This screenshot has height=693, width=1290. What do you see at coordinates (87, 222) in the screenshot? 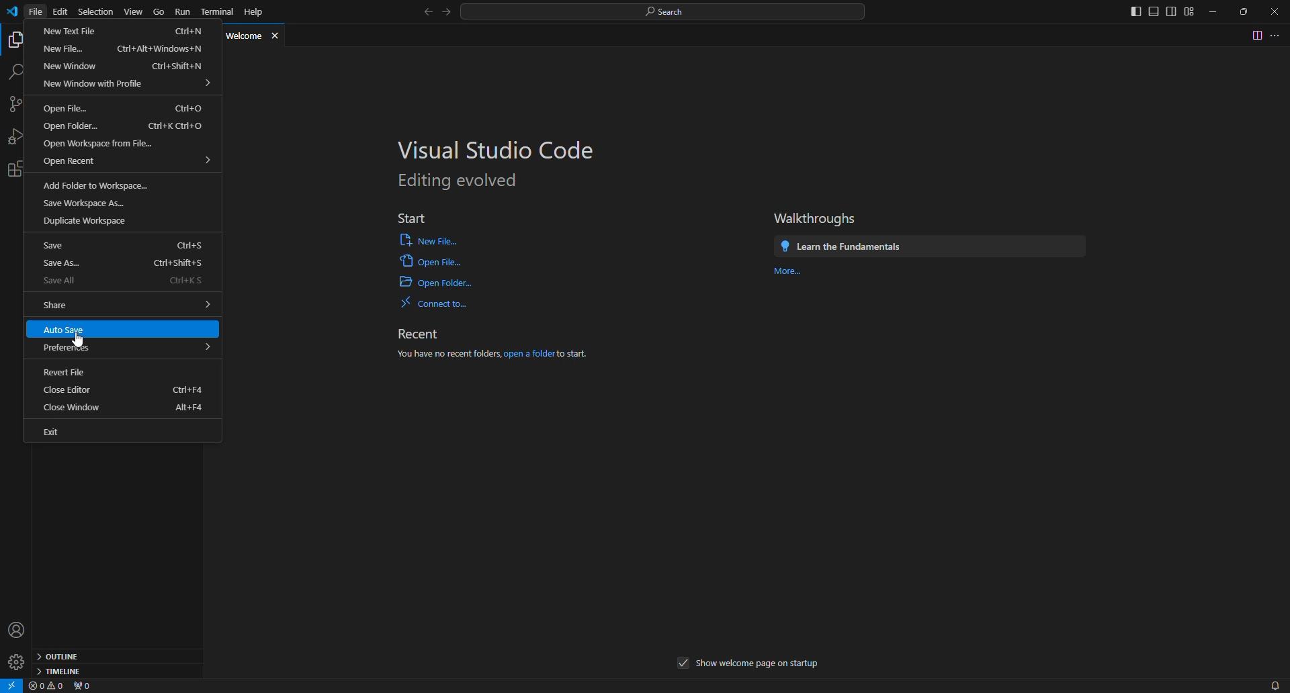
I see `duplicate workspace` at bounding box center [87, 222].